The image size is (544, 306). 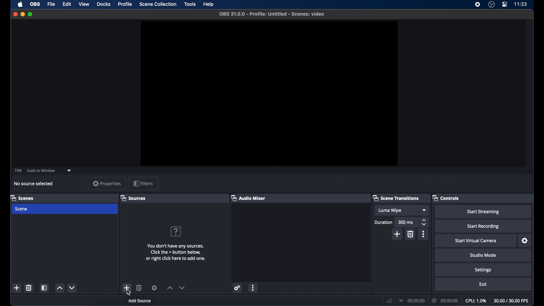 What do you see at coordinates (103, 4) in the screenshot?
I see `docks` at bounding box center [103, 4].